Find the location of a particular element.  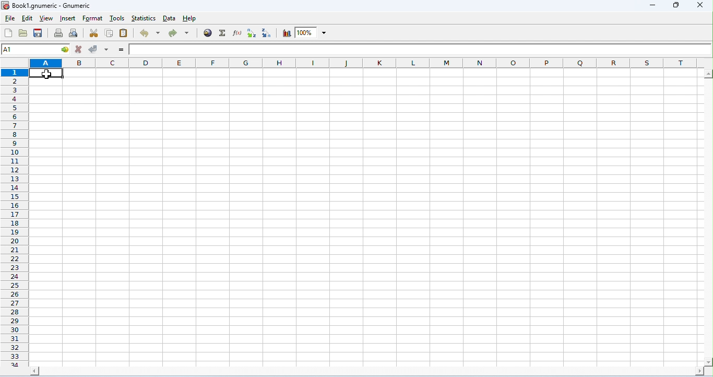

file is located at coordinates (10, 19).